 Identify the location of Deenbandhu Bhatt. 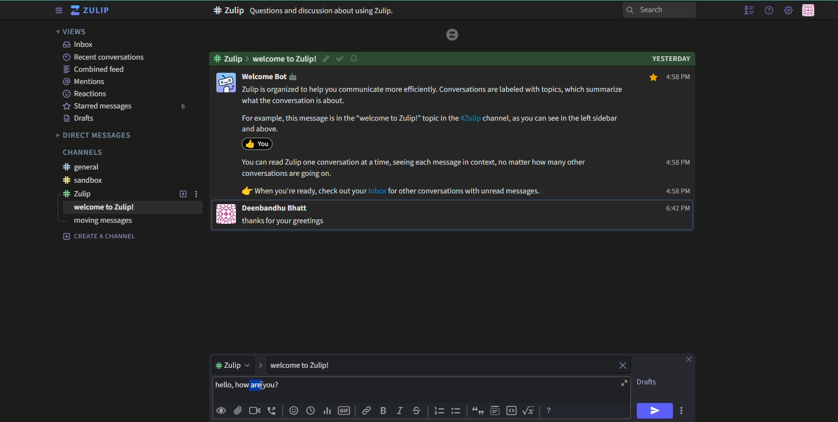
(276, 208).